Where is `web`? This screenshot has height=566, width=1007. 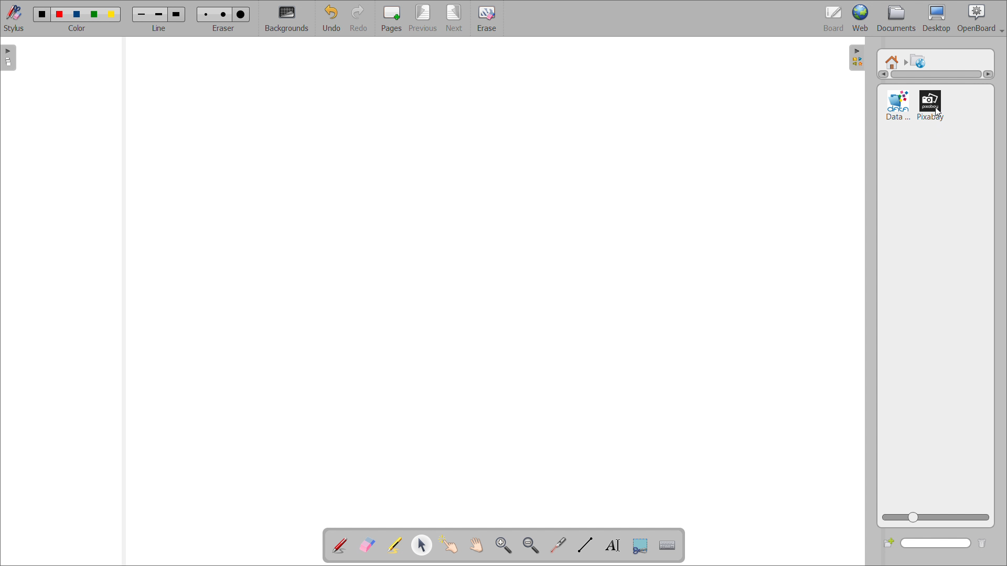
web is located at coordinates (861, 18).